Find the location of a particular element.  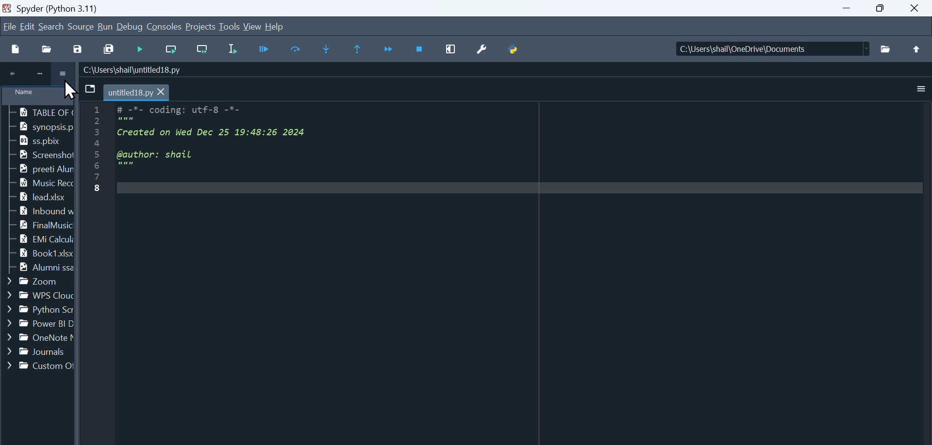

 is located at coordinates (29, 26).